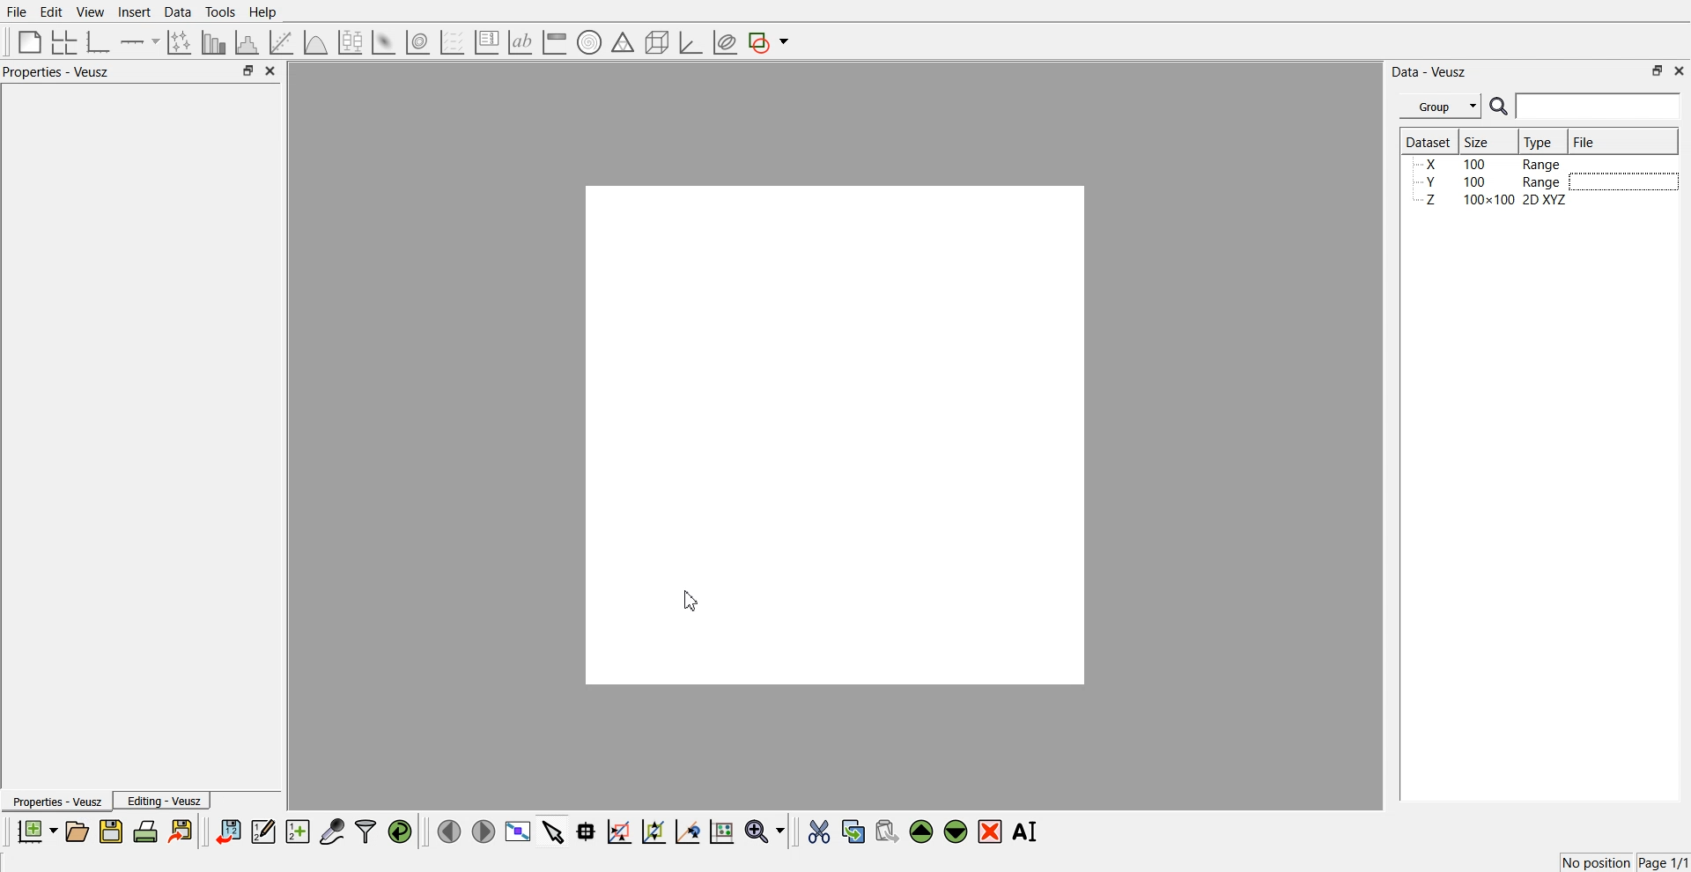 The image size is (1691, 872). I want to click on Dataset, so click(1429, 141).